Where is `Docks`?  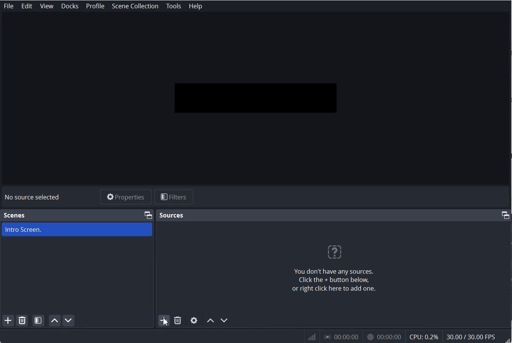 Docks is located at coordinates (70, 6).